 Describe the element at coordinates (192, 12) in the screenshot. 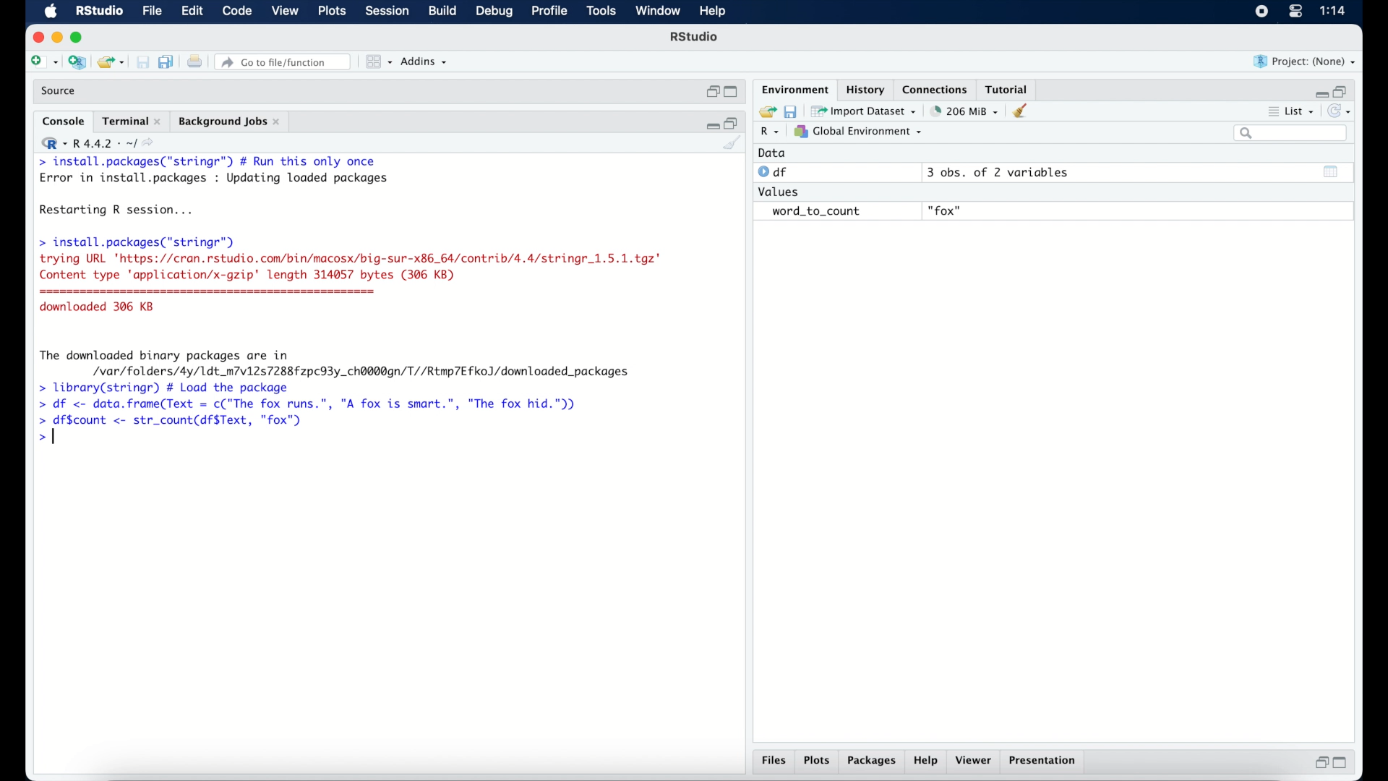

I see `edit` at that location.